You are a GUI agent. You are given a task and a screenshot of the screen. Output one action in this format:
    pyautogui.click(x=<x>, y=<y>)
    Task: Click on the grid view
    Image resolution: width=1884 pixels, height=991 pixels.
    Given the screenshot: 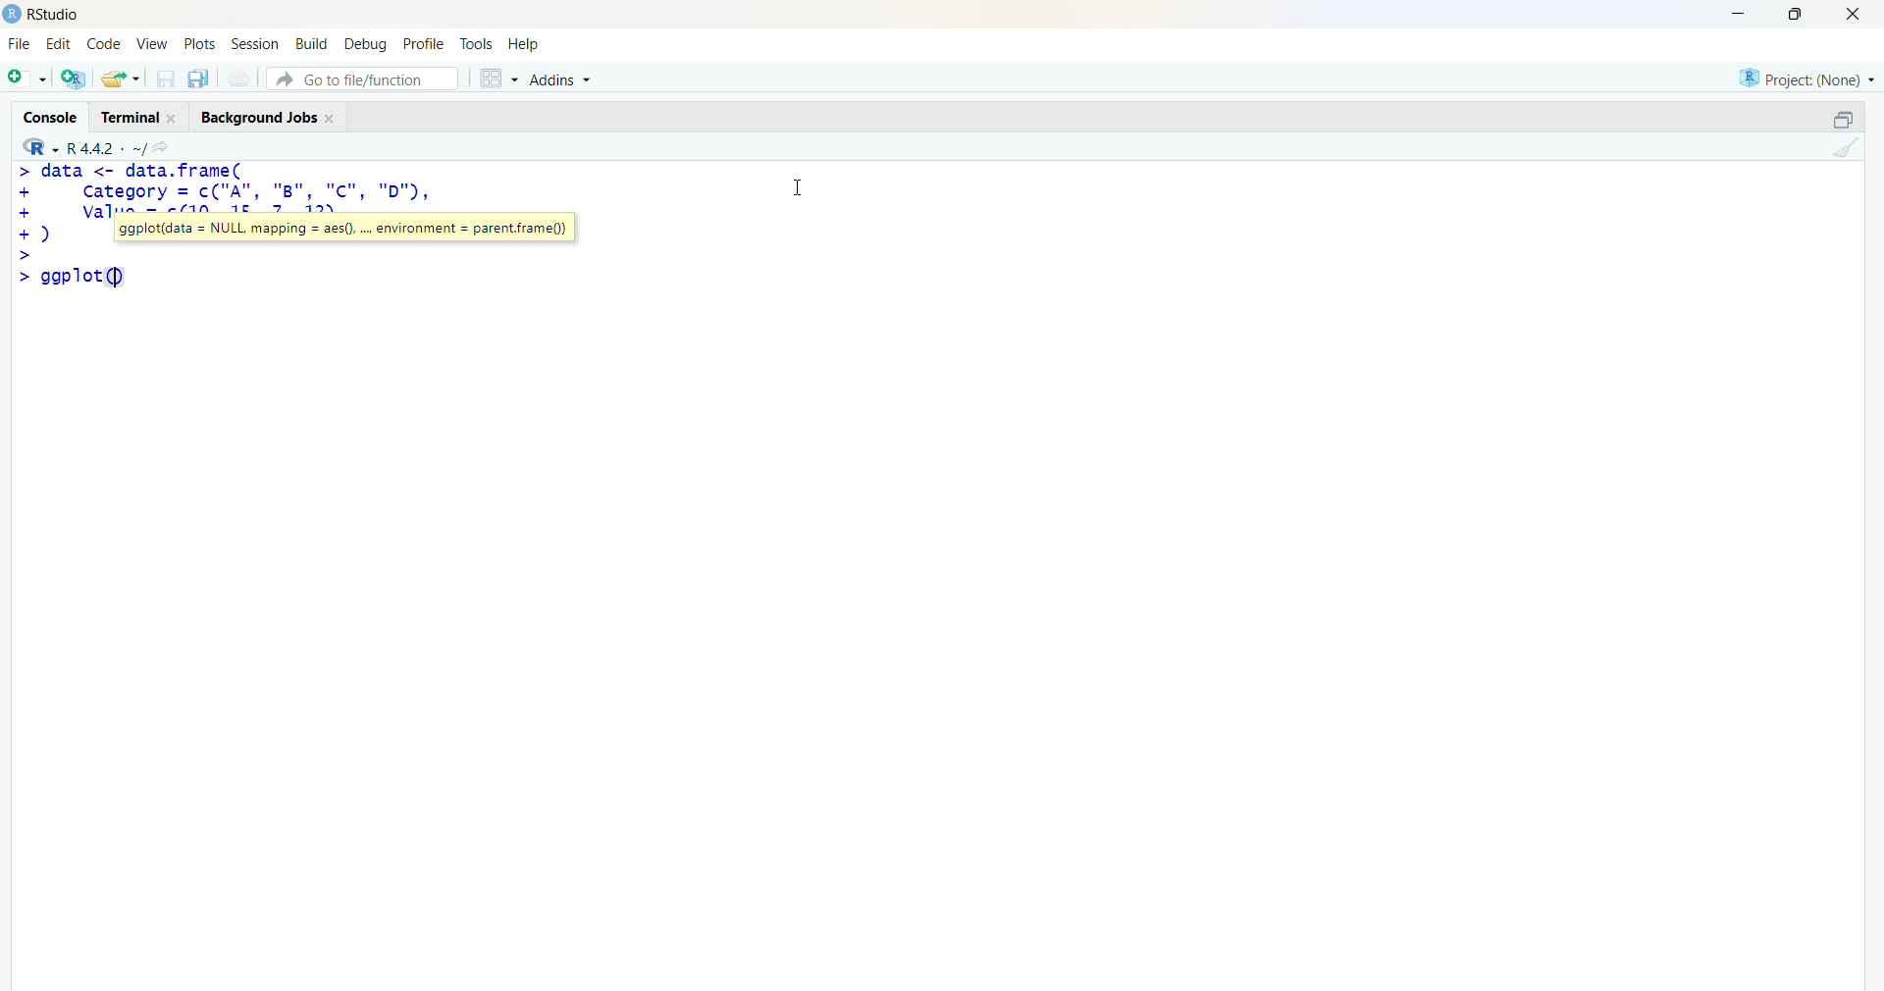 What is the action you would take?
    pyautogui.click(x=497, y=78)
    